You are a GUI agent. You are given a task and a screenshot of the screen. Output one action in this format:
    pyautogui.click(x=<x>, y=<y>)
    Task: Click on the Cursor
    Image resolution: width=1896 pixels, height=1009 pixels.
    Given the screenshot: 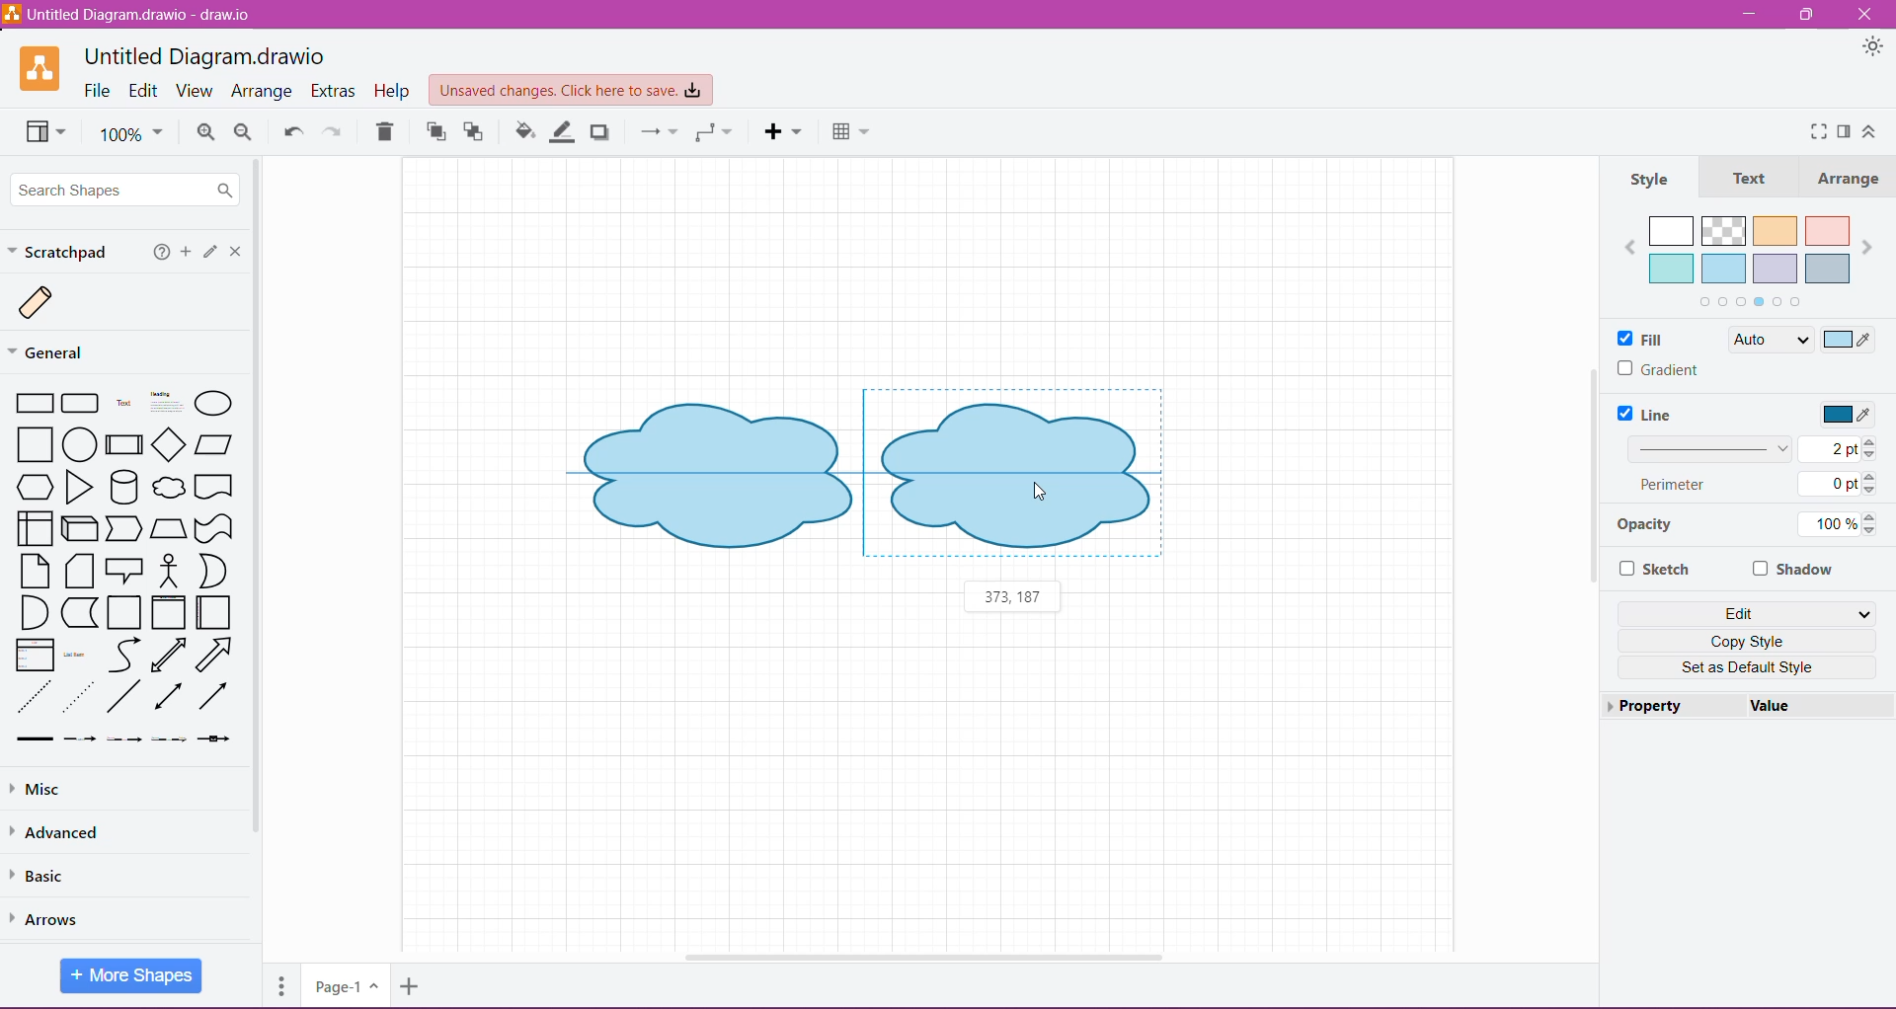 What is the action you would take?
    pyautogui.click(x=1041, y=490)
    